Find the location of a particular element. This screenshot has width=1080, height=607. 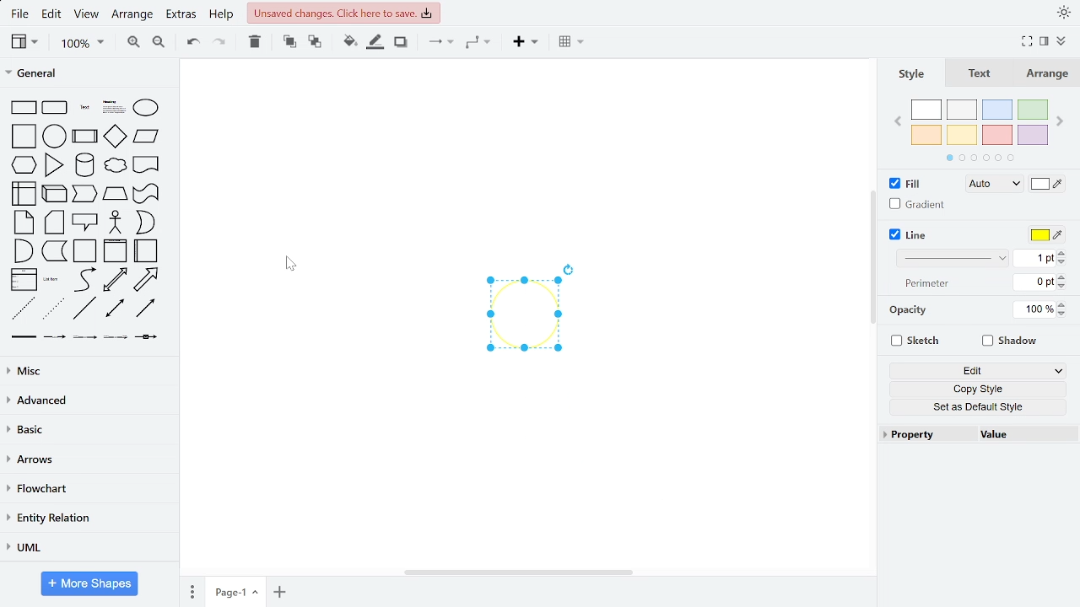

increase perimeter is located at coordinates (1062, 277).